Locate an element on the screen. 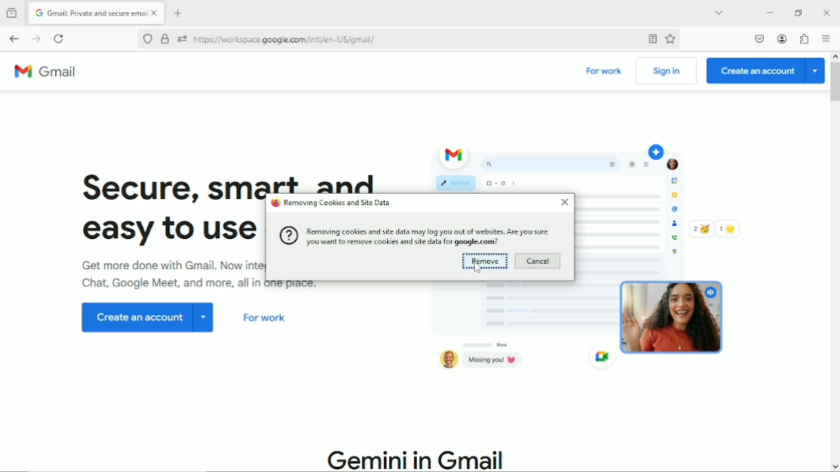 The width and height of the screenshot is (840, 472). Sign in is located at coordinates (666, 71).